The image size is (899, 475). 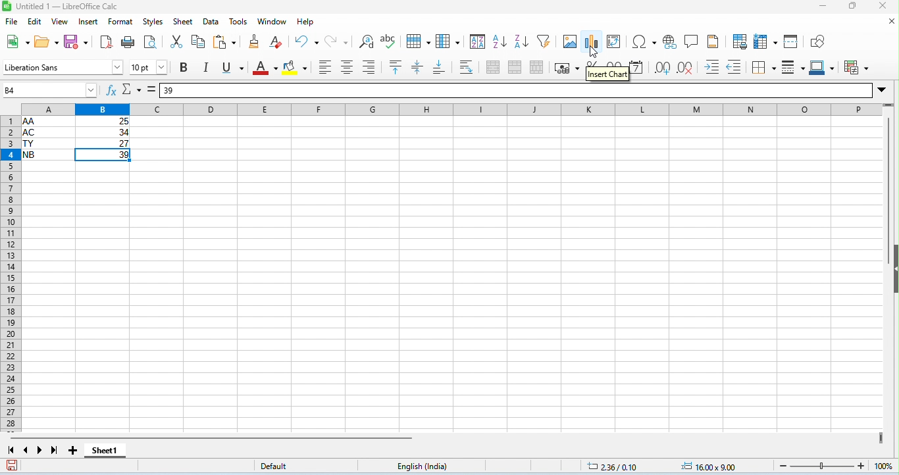 What do you see at coordinates (54, 450) in the screenshot?
I see `last sheet` at bounding box center [54, 450].